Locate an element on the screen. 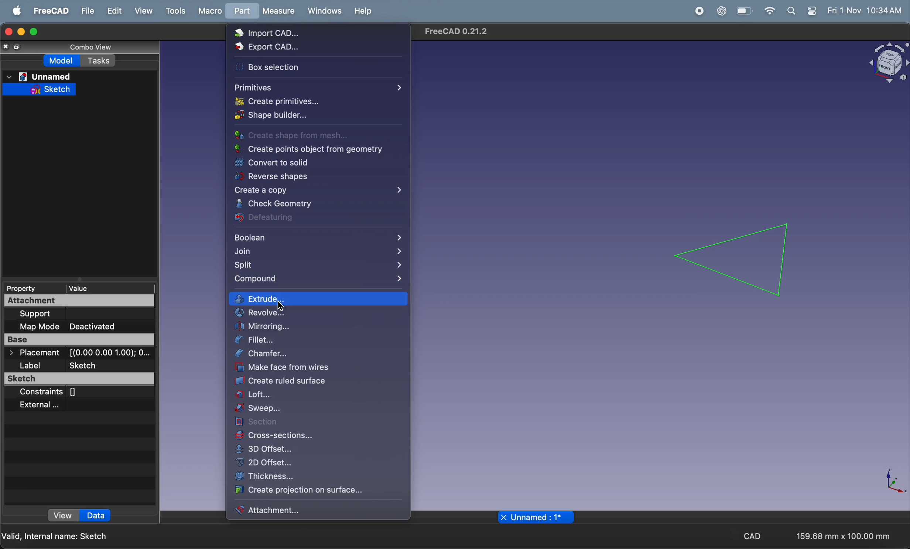 This screenshot has height=549, width=910. map mode deactivated is located at coordinates (83, 326).